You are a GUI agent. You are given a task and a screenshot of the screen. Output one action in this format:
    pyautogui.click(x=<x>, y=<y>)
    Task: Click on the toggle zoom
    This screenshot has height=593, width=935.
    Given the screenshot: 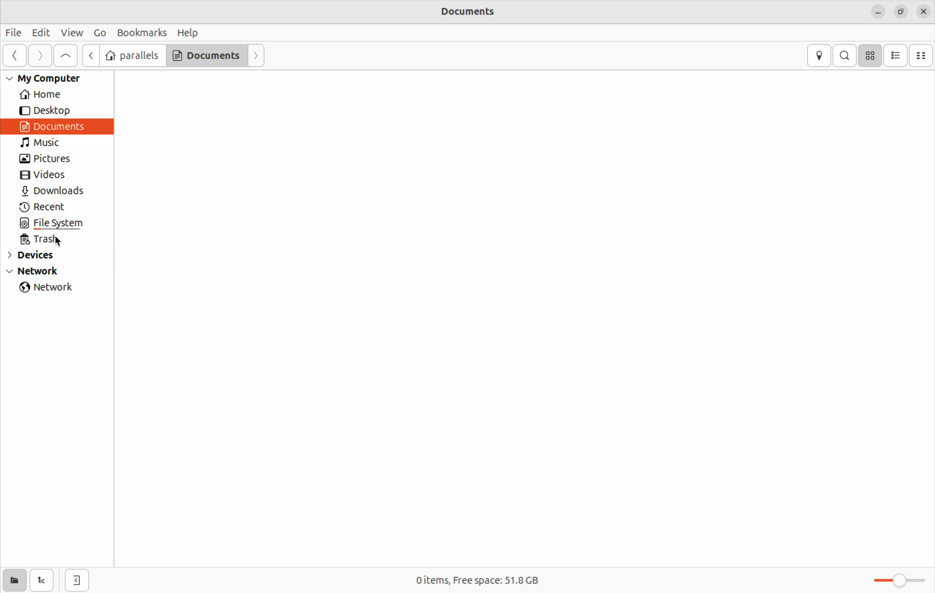 What is the action you would take?
    pyautogui.click(x=897, y=578)
    